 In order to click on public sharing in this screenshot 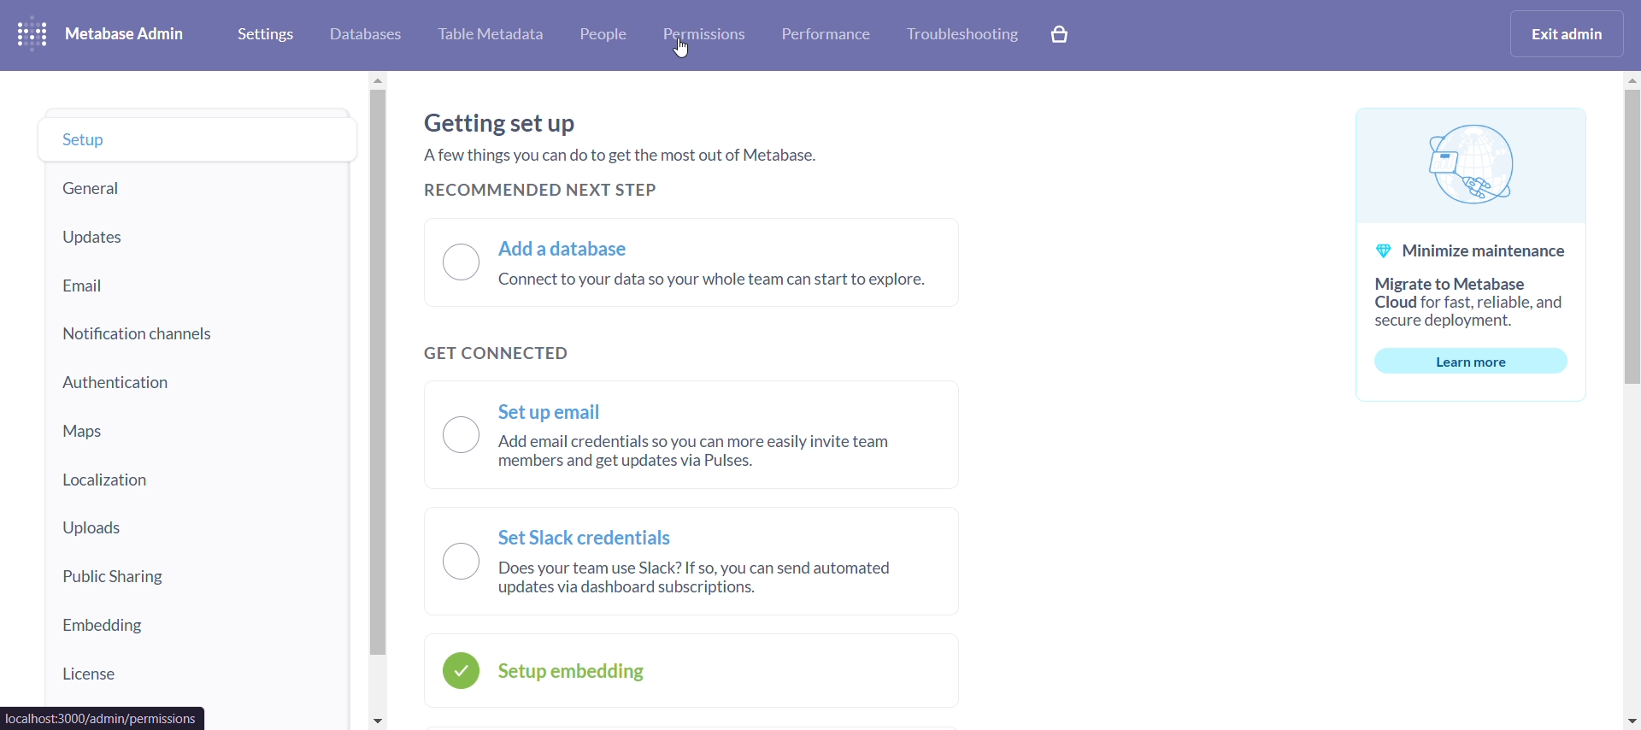, I will do `click(195, 576)`.